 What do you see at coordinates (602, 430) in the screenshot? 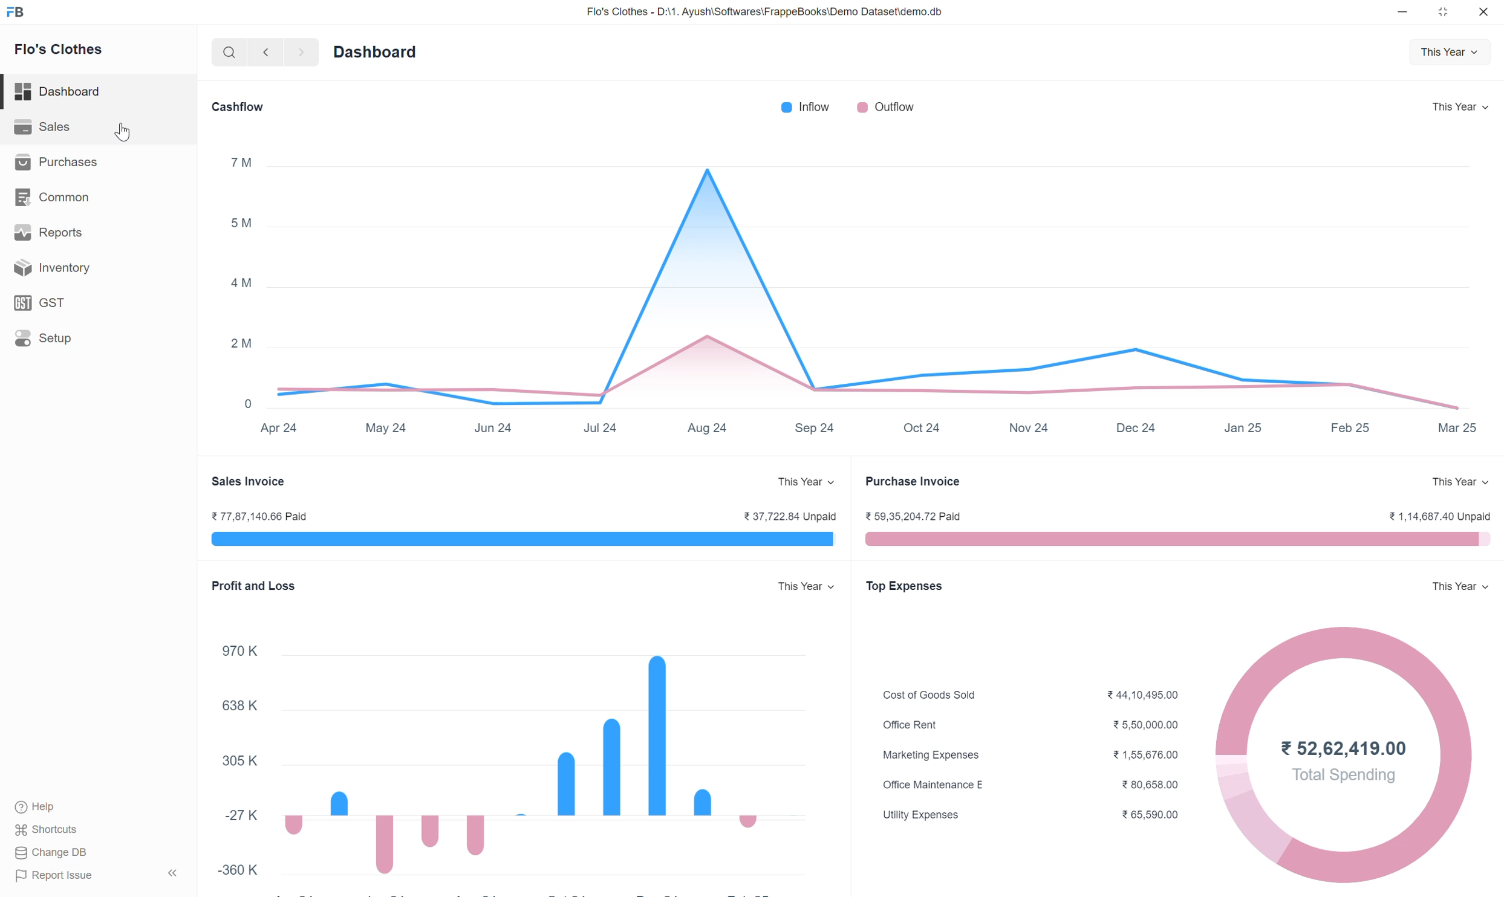
I see `Jul 24` at bounding box center [602, 430].